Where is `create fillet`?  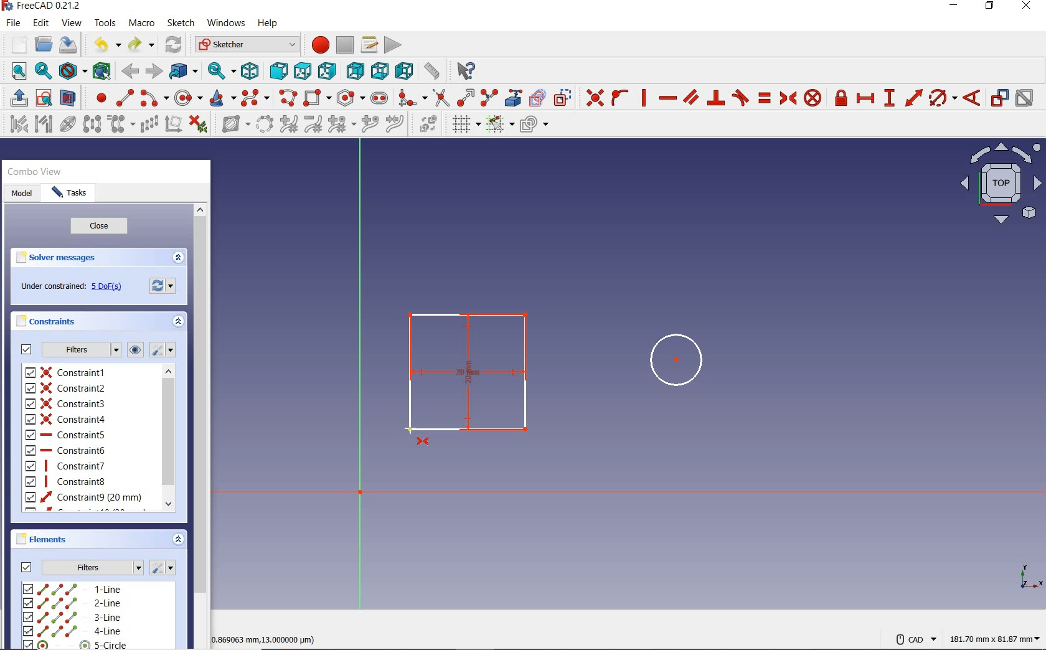 create fillet is located at coordinates (412, 98).